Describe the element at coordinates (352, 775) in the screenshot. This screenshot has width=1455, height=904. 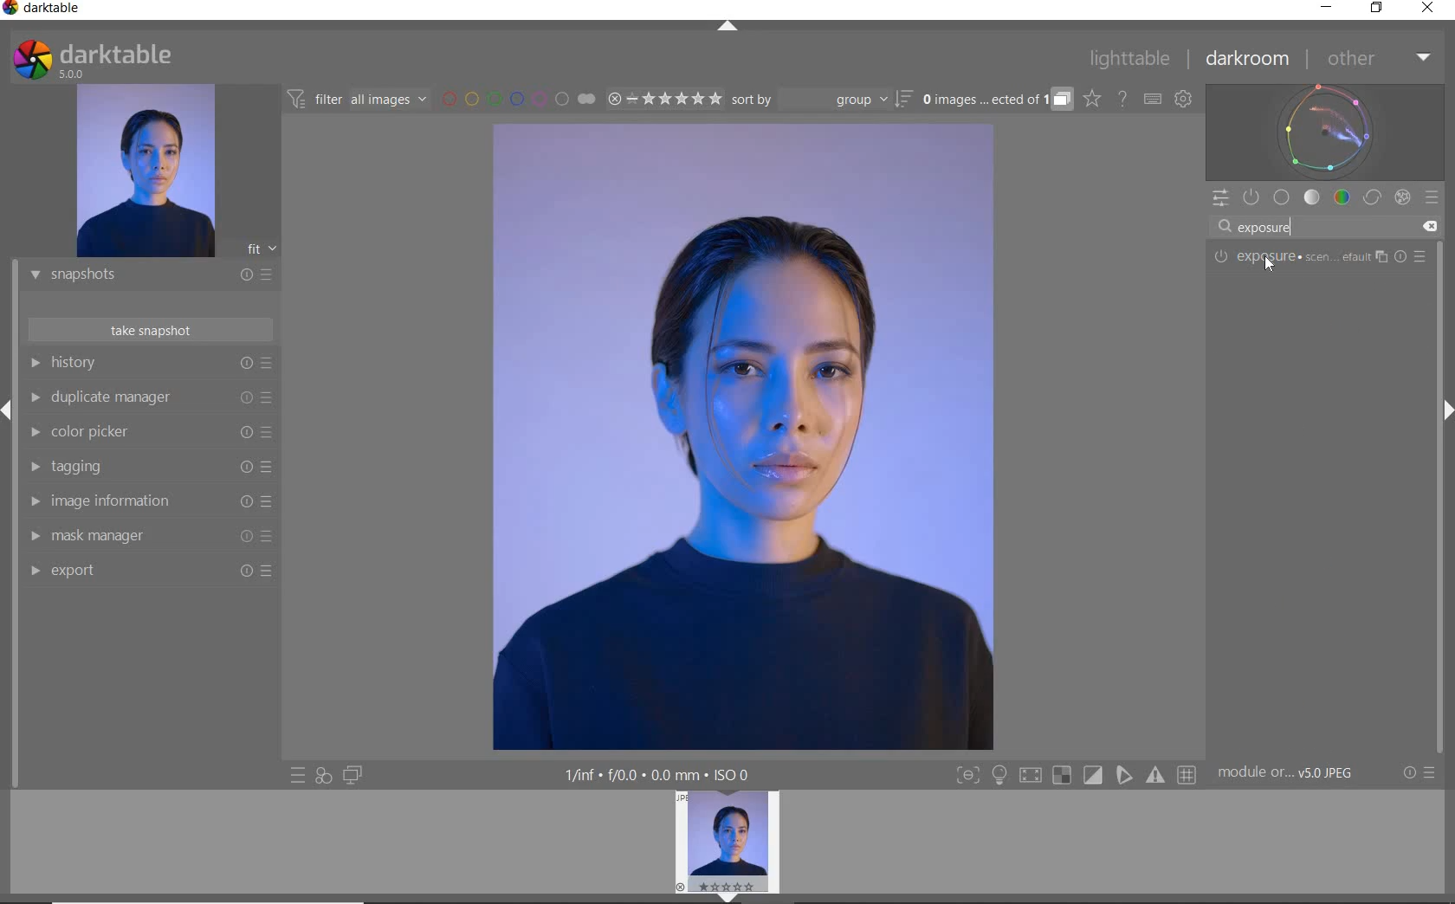
I see `DISPLAY A SECOND DARKROOM IMAGE WINDOW` at that location.